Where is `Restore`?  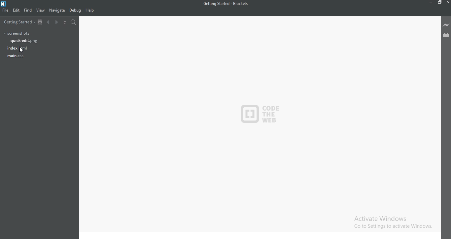 Restore is located at coordinates (439, 3).